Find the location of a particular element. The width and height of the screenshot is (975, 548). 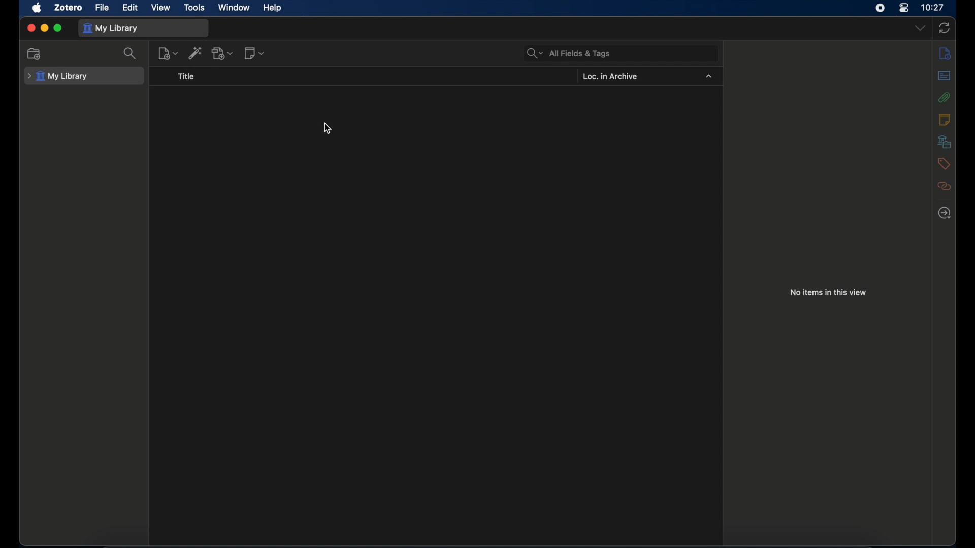

zotero is located at coordinates (68, 8).